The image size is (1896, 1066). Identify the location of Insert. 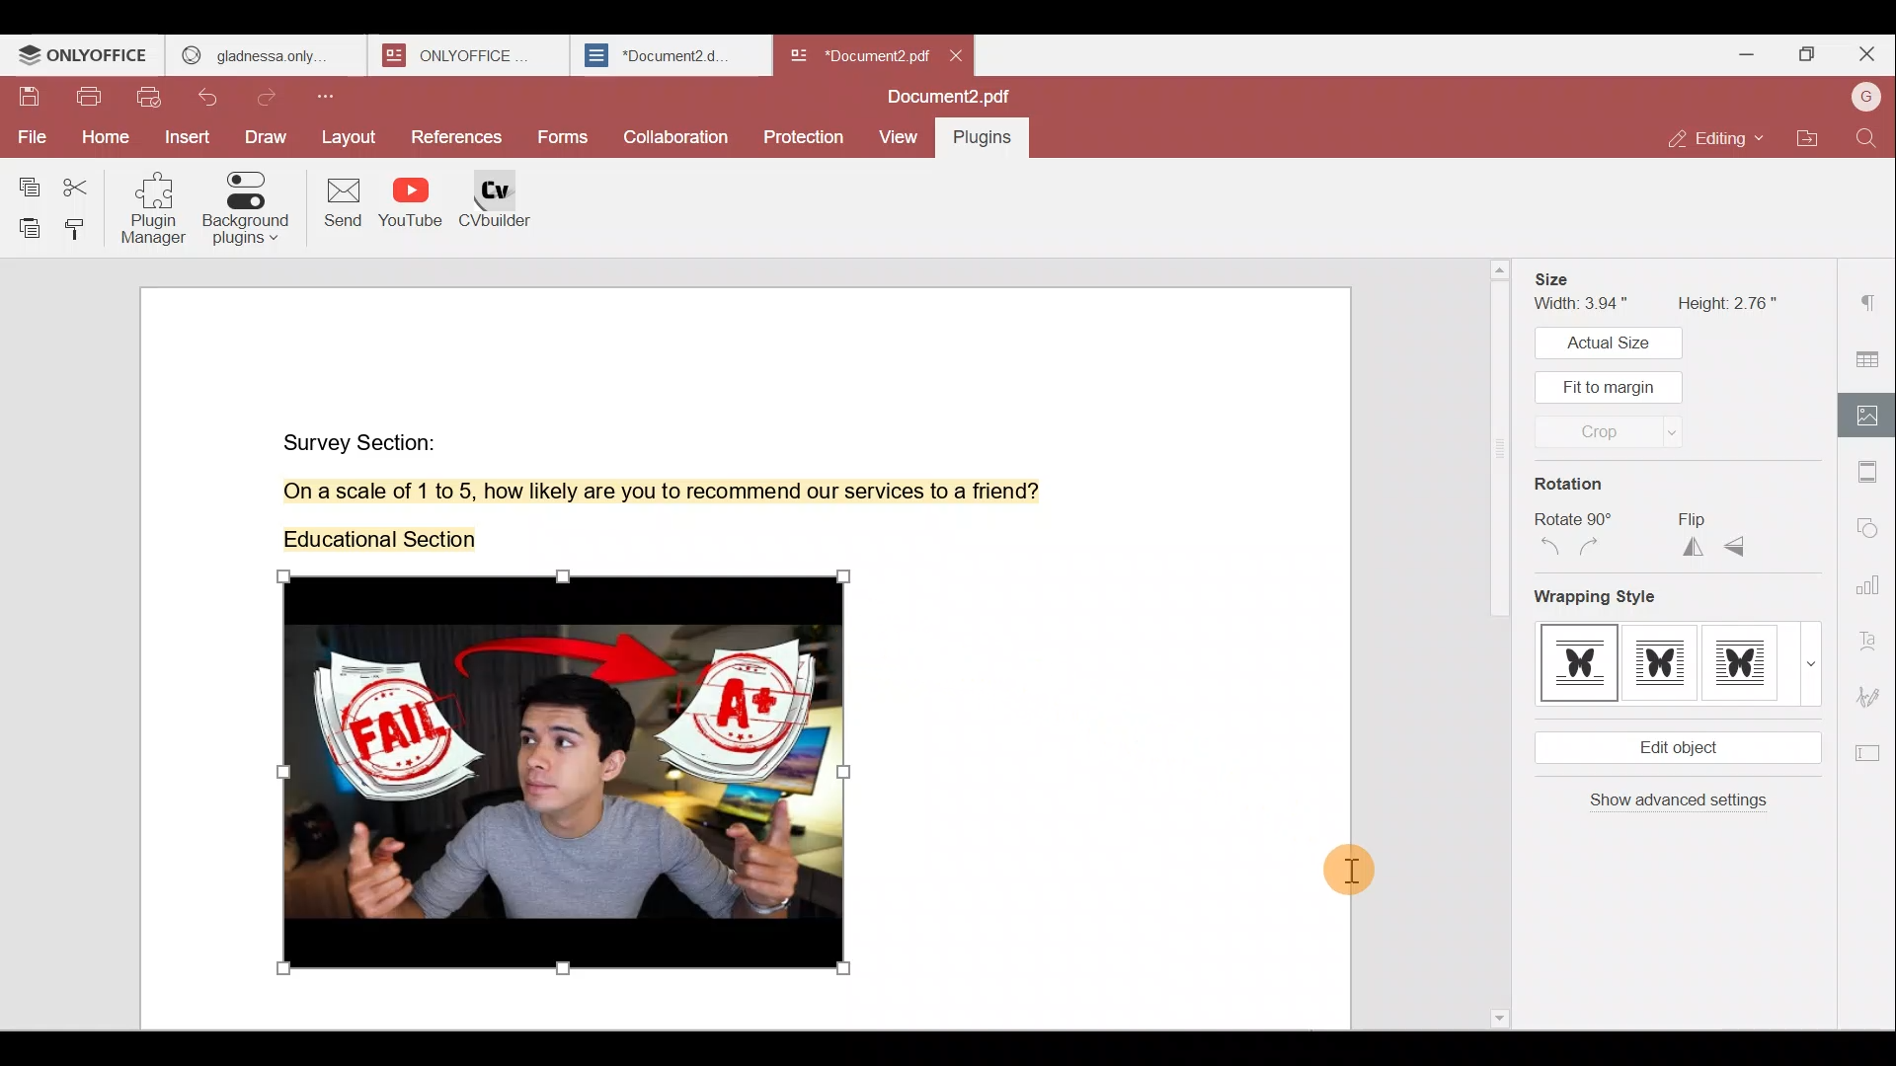
(188, 139).